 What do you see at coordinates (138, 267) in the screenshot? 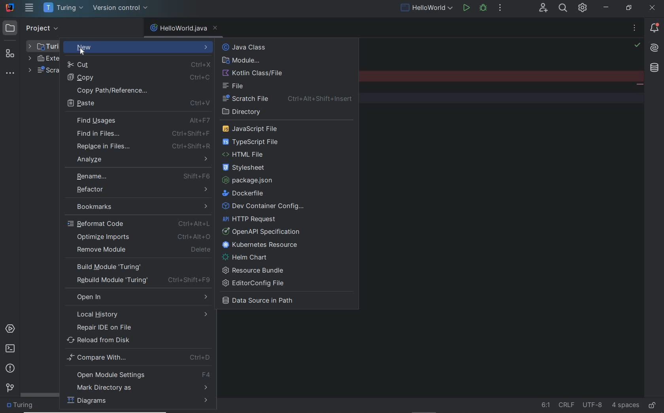
I see `build module` at bounding box center [138, 267].